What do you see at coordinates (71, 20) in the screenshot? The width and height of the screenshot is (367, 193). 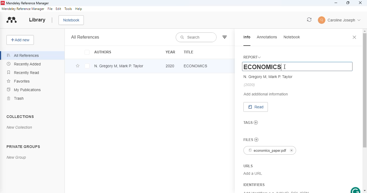 I see `notebook` at bounding box center [71, 20].